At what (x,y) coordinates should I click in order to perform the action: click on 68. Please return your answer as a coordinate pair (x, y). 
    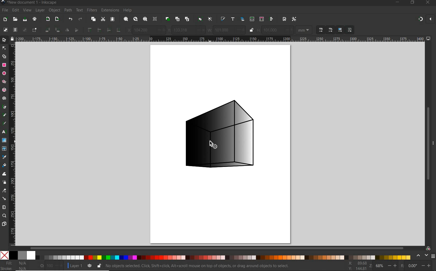
    Looking at the image, I should click on (380, 266).